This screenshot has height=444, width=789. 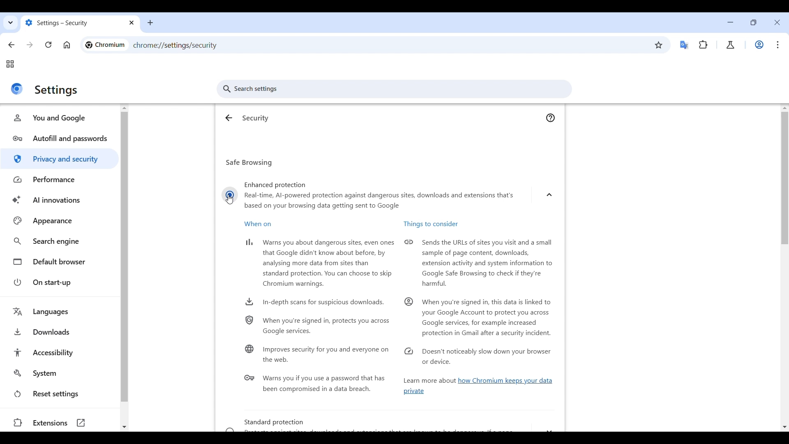 I want to click on Downloads, so click(x=61, y=332).